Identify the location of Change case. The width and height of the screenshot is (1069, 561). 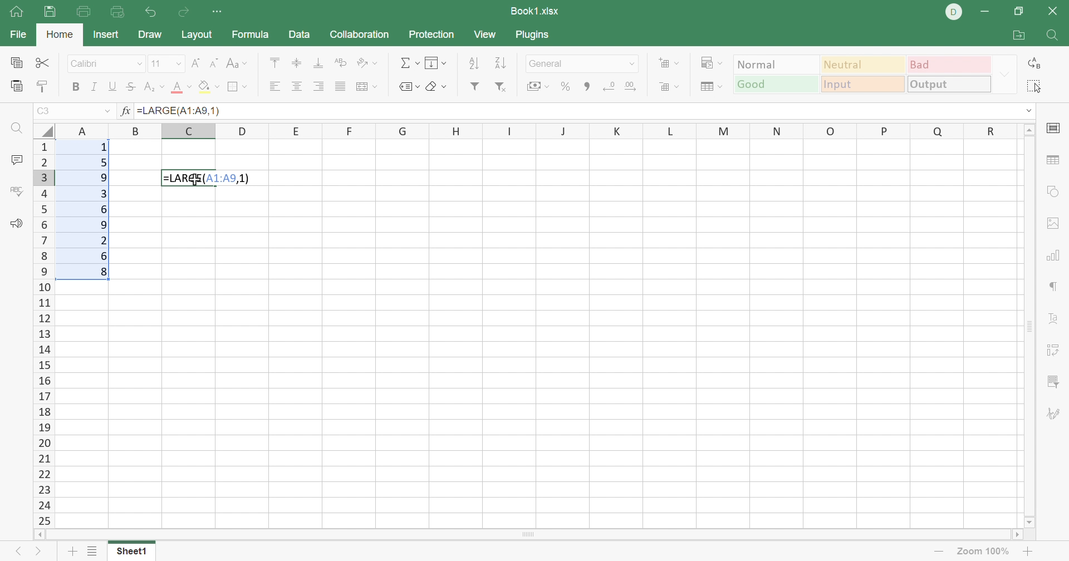
(238, 65).